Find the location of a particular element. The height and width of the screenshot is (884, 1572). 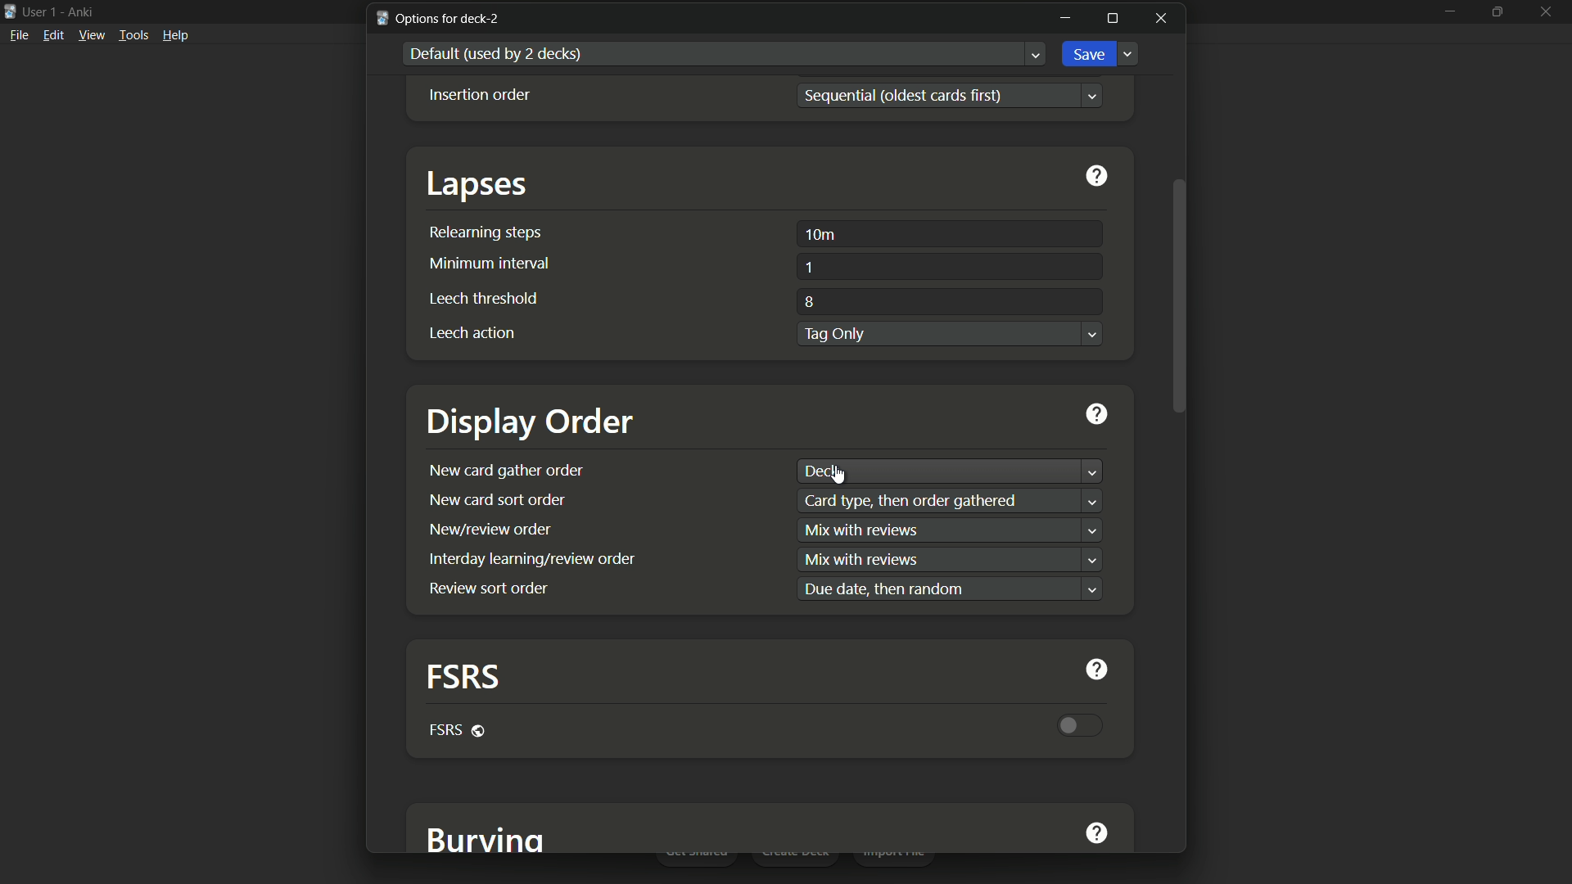

Dropdown is located at coordinates (1091, 335).